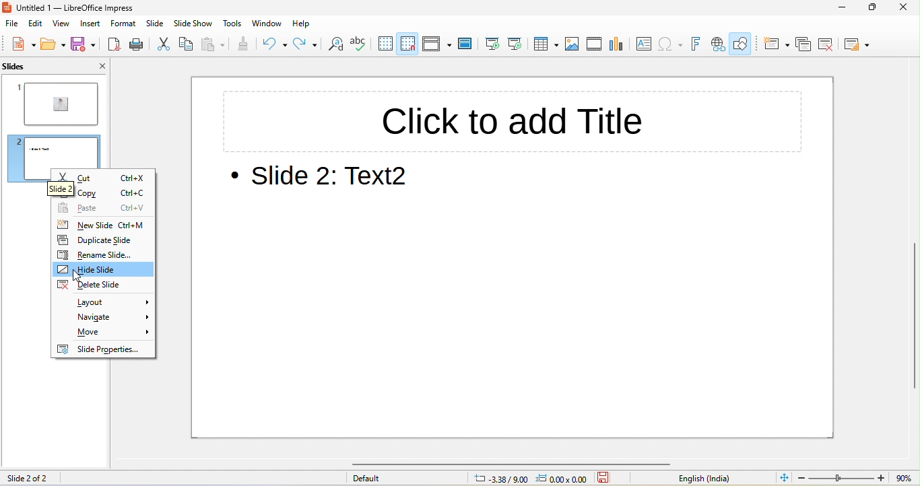 This screenshot has height=486, width=920. I want to click on navigator, so click(102, 316).